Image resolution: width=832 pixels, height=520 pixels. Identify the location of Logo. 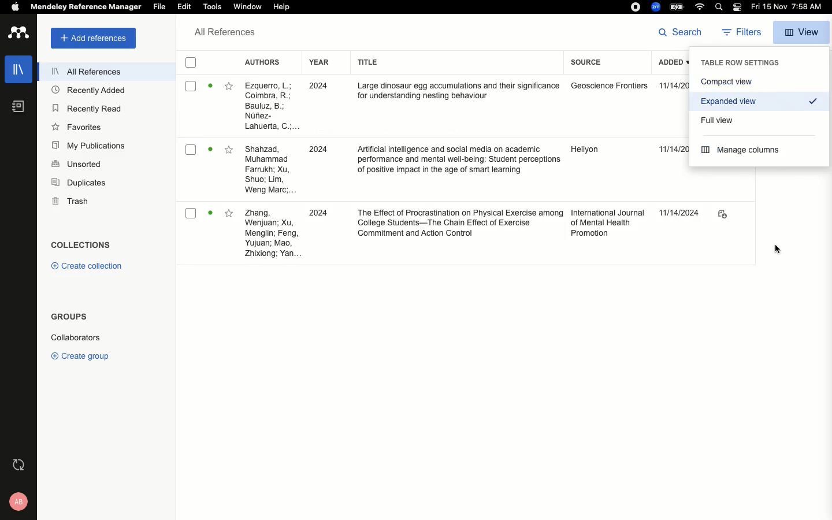
(18, 34).